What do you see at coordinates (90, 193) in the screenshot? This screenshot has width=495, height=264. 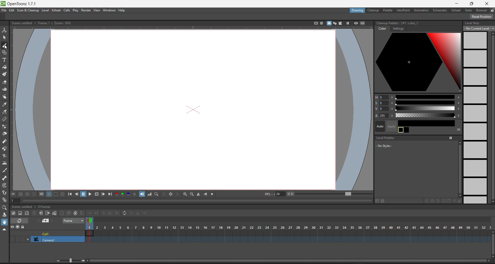 I see `play` at bounding box center [90, 193].